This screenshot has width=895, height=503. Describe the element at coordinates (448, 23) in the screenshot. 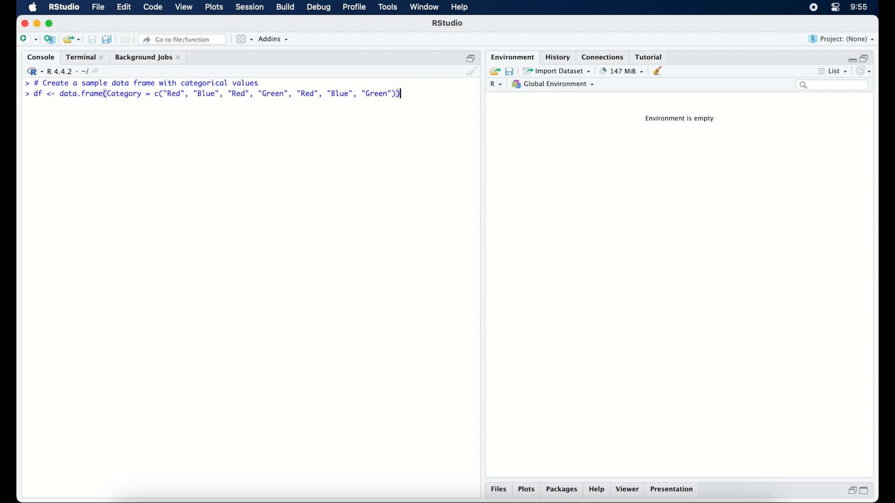

I see `R Studio` at that location.